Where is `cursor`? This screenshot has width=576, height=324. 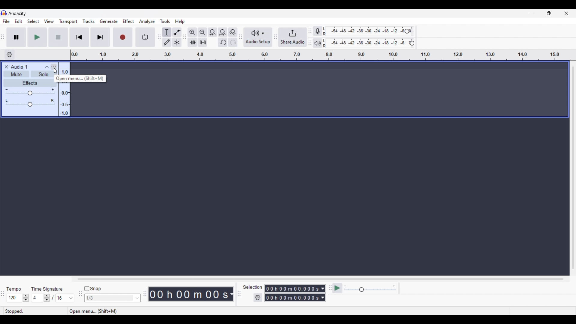
cursor is located at coordinates (55, 71).